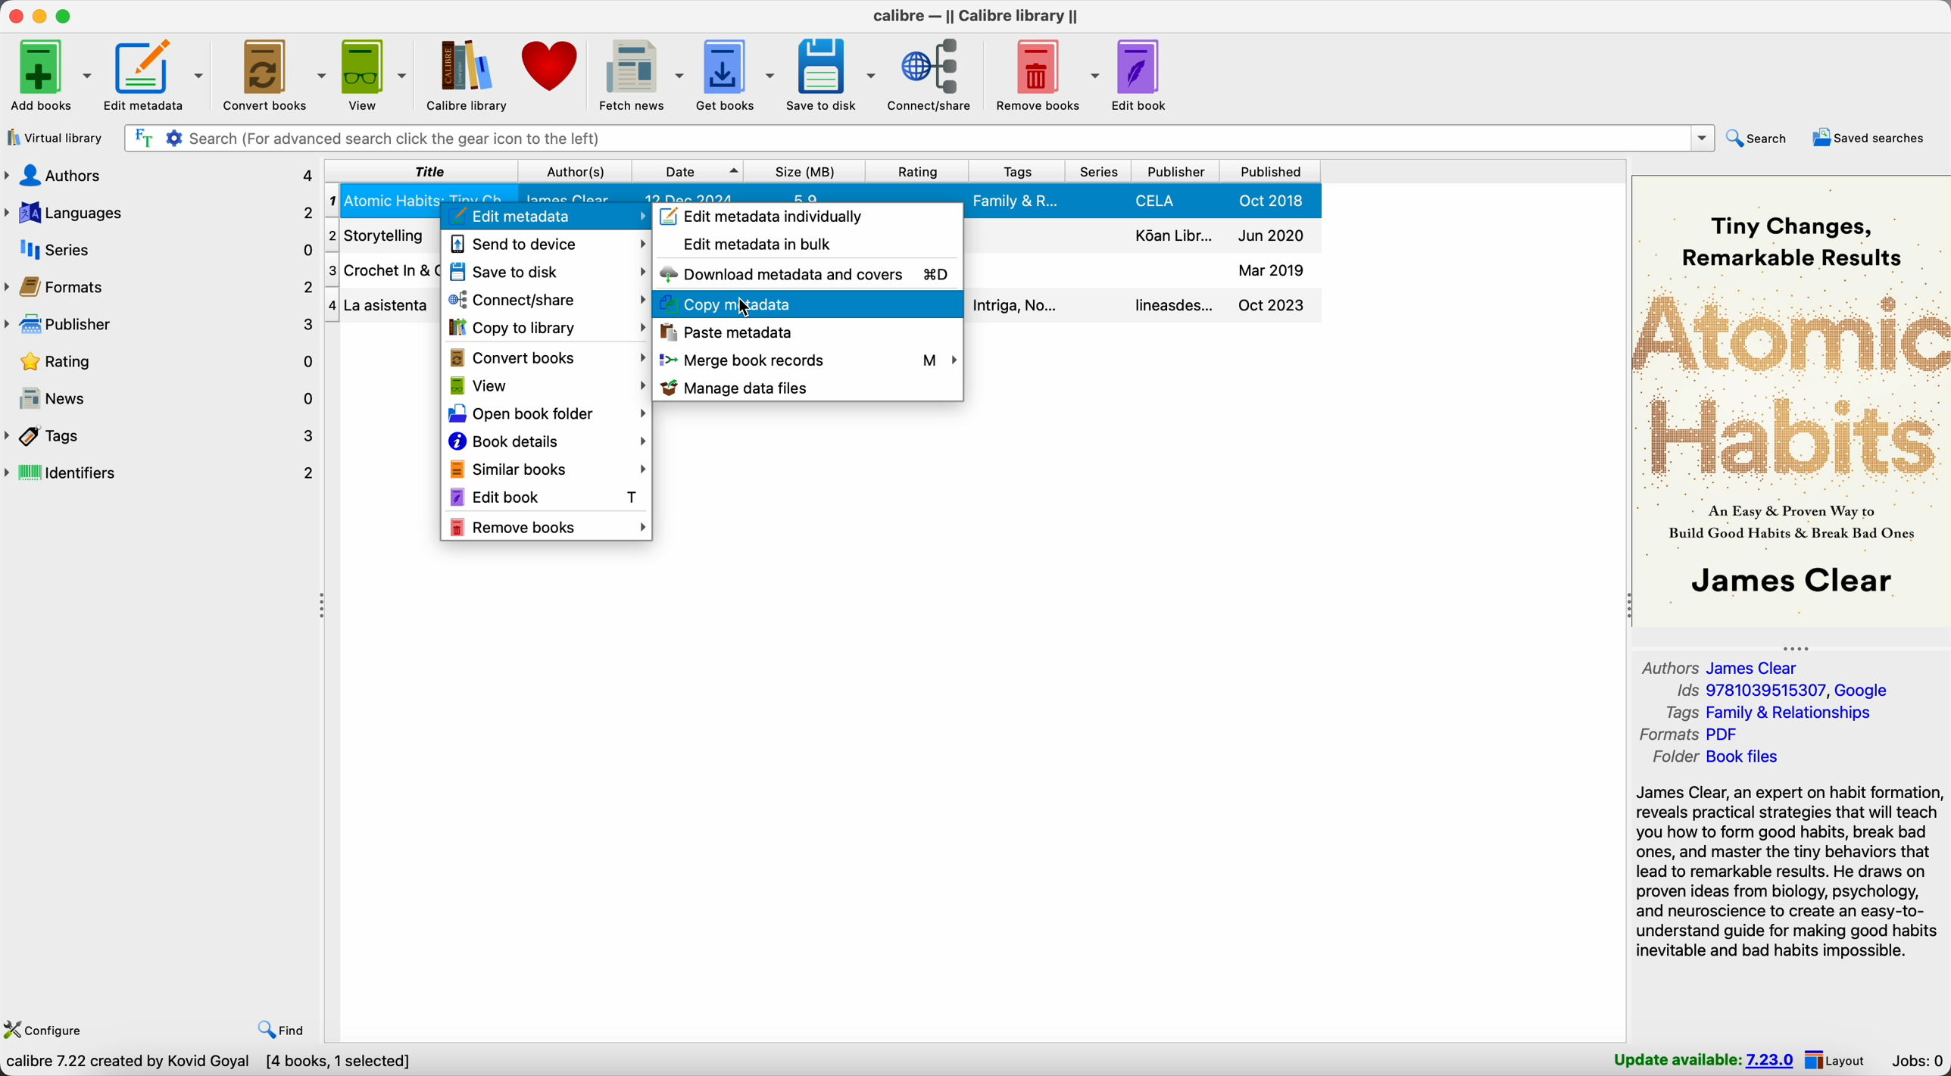 The image size is (1951, 1076). I want to click on merge book records, so click(807, 358).